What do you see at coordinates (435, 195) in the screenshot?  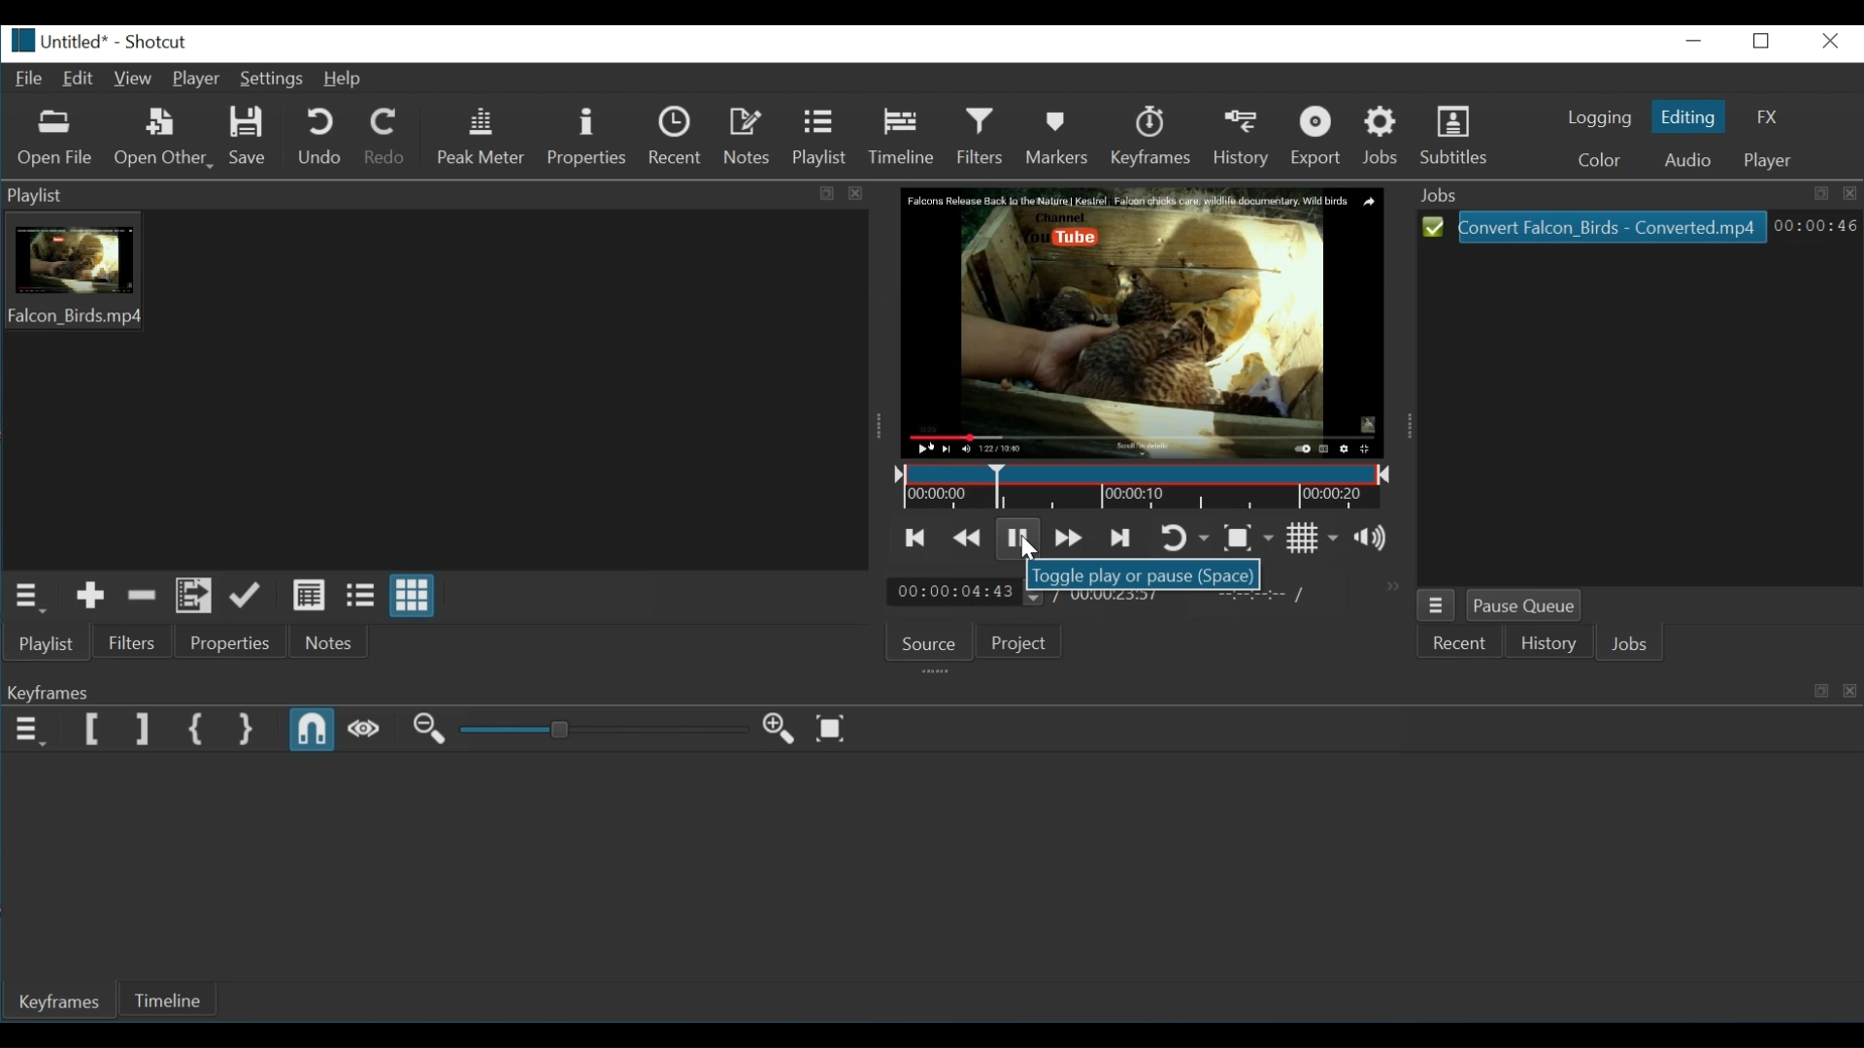 I see `Playlist` at bounding box center [435, 195].